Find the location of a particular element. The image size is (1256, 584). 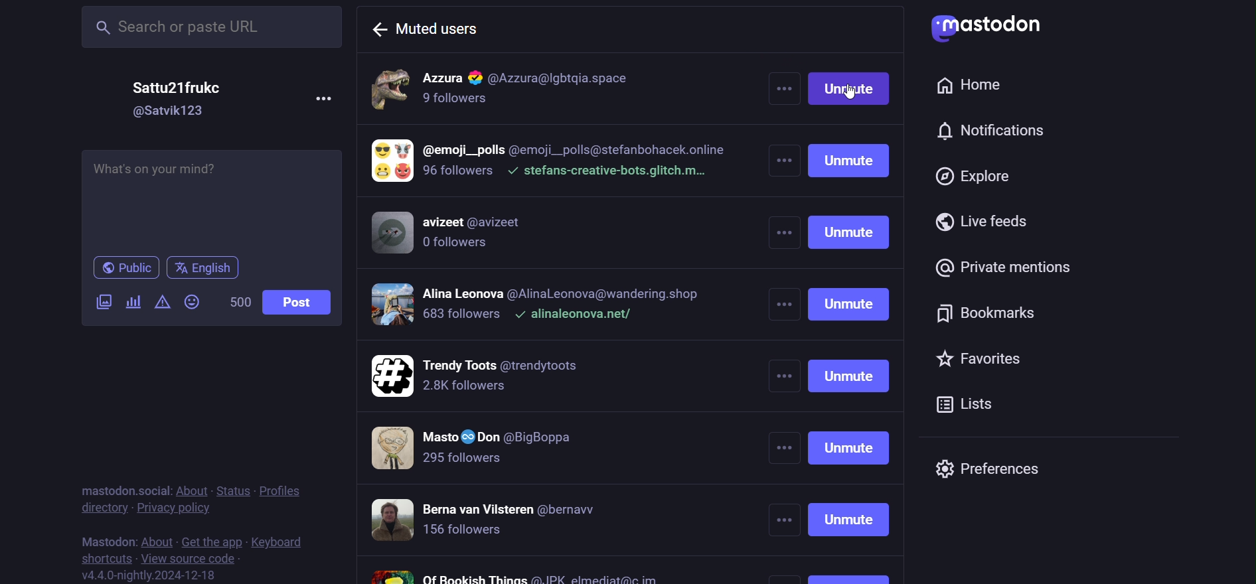

id is located at coordinates (173, 112).